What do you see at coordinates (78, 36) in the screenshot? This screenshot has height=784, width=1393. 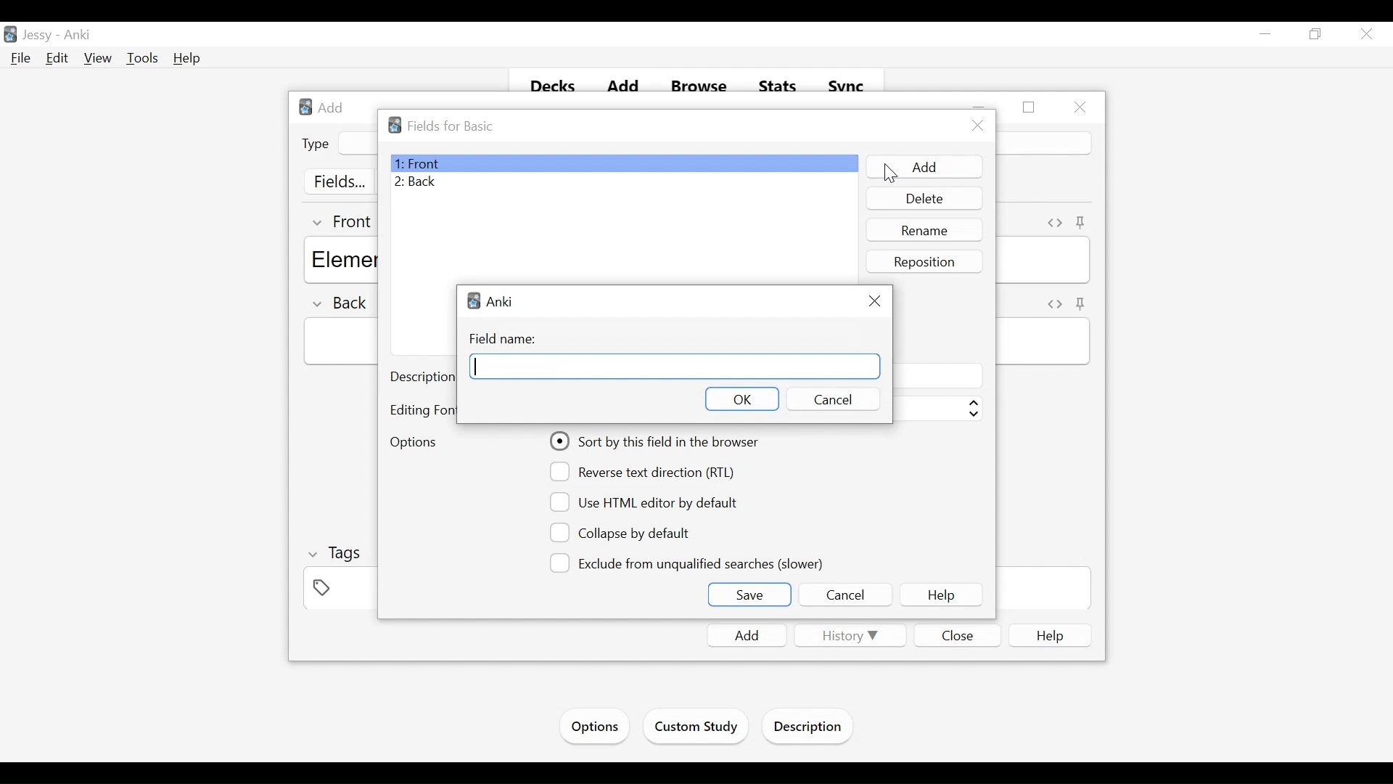 I see `Anki` at bounding box center [78, 36].